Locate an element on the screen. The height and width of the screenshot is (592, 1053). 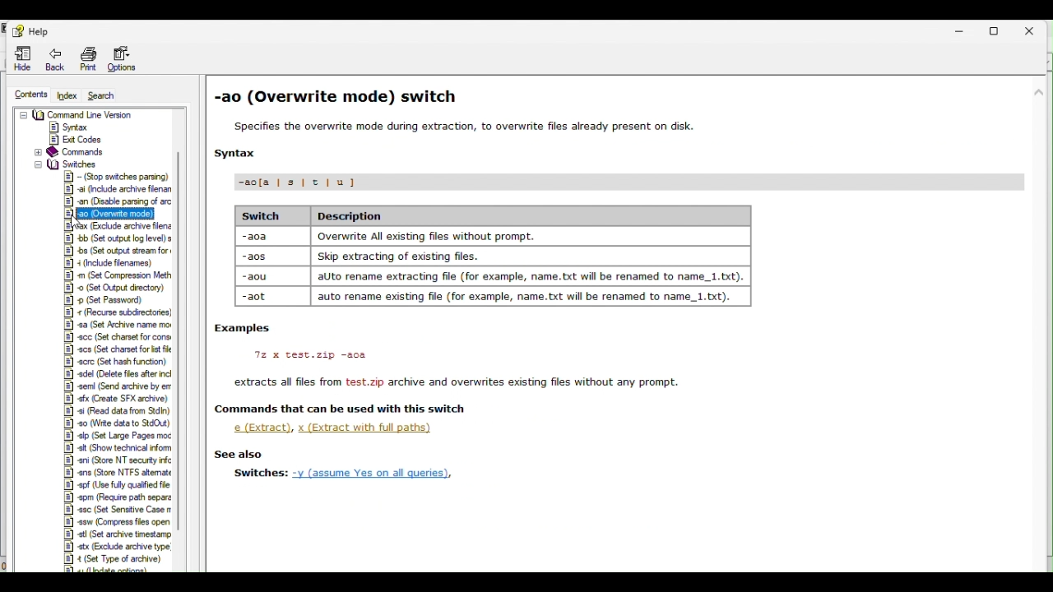
|#] spf (Use fully qualified file is located at coordinates (118, 484).